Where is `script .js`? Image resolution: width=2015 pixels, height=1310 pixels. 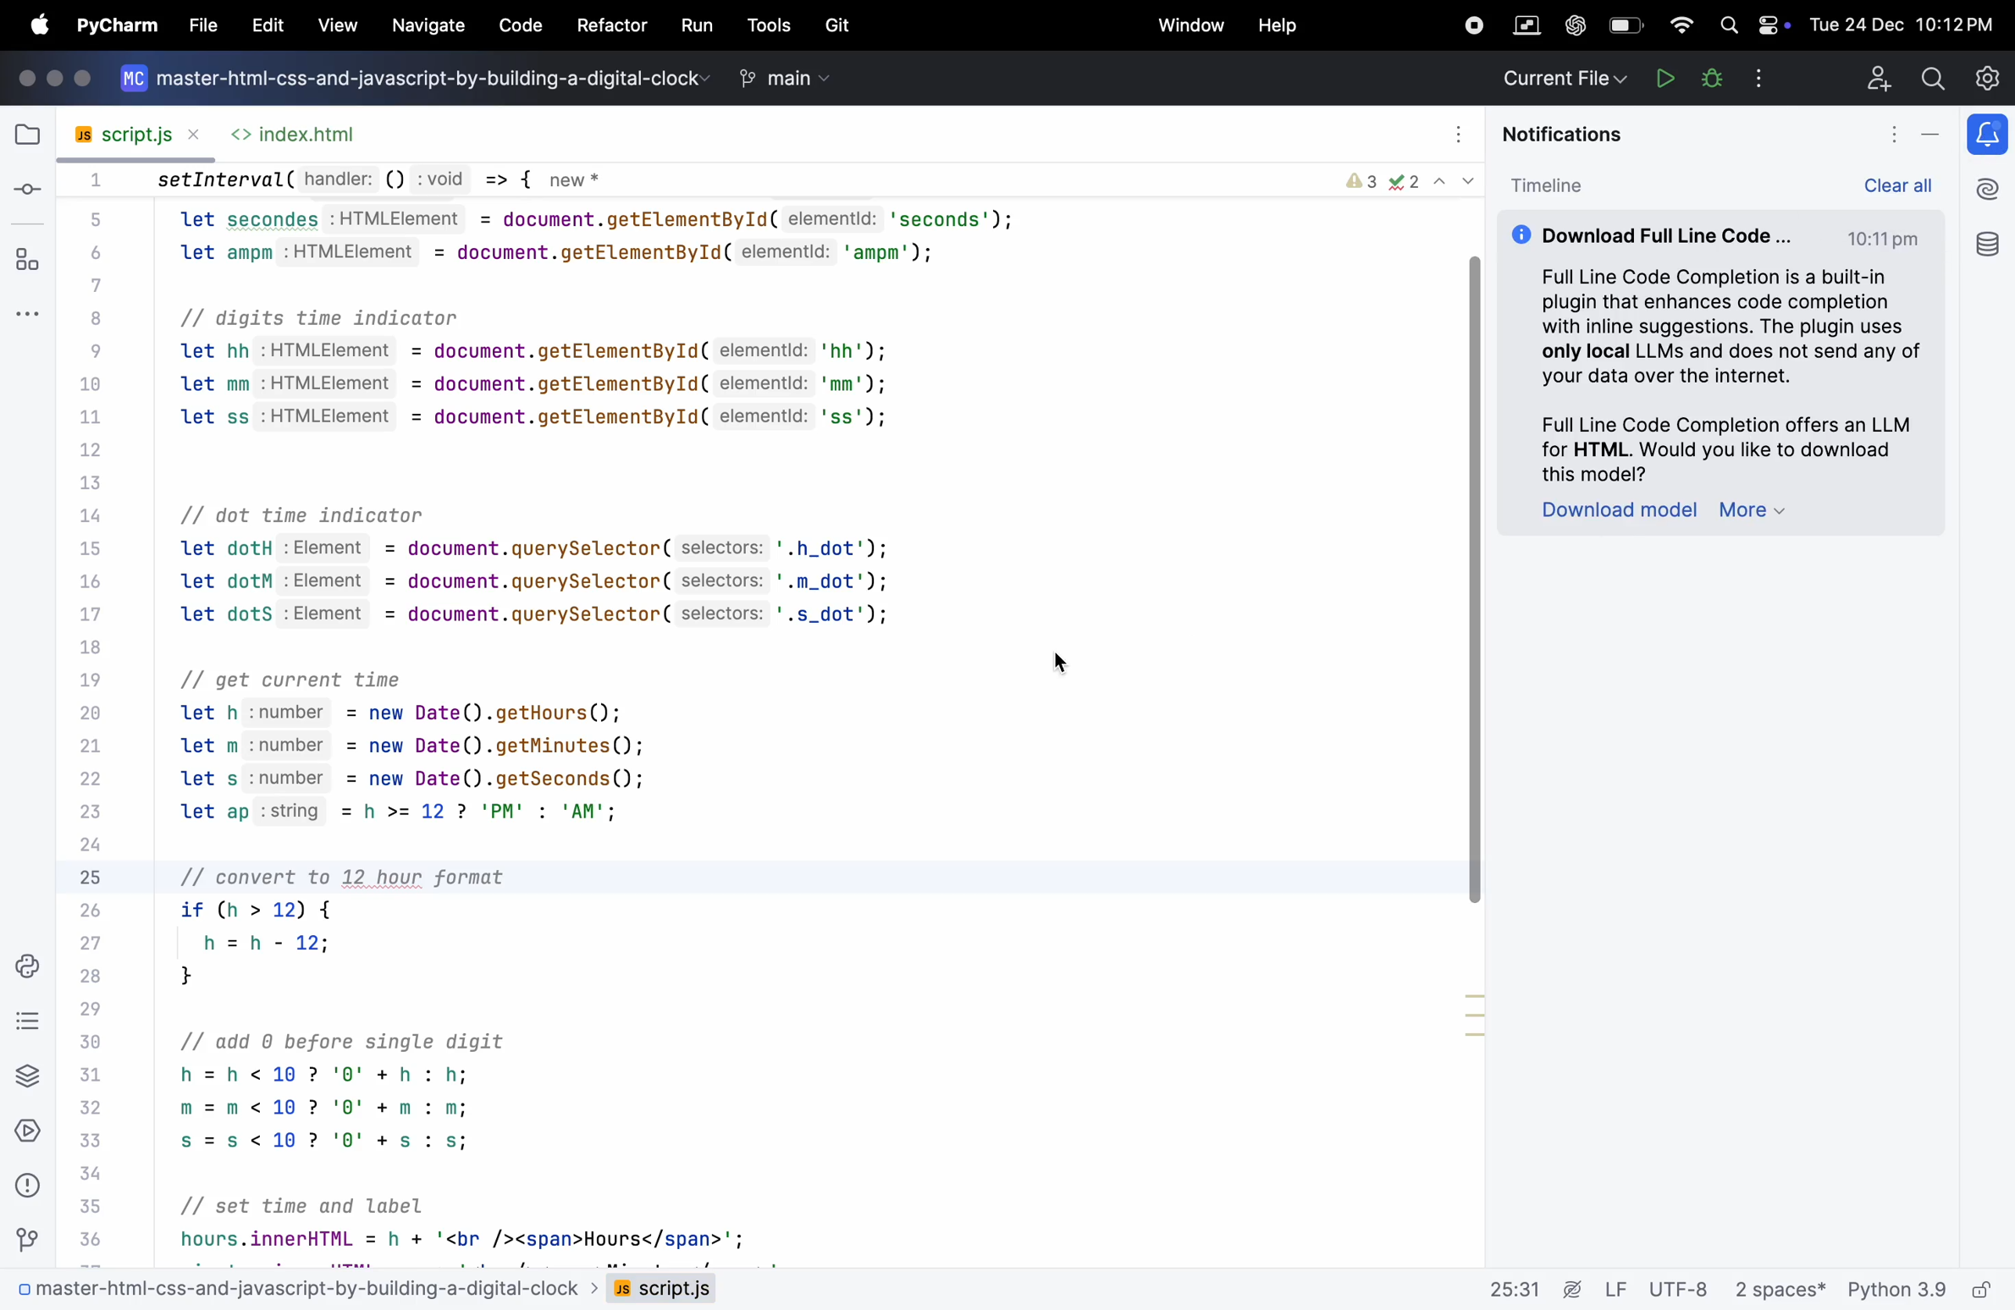
script .js is located at coordinates (668, 1293).